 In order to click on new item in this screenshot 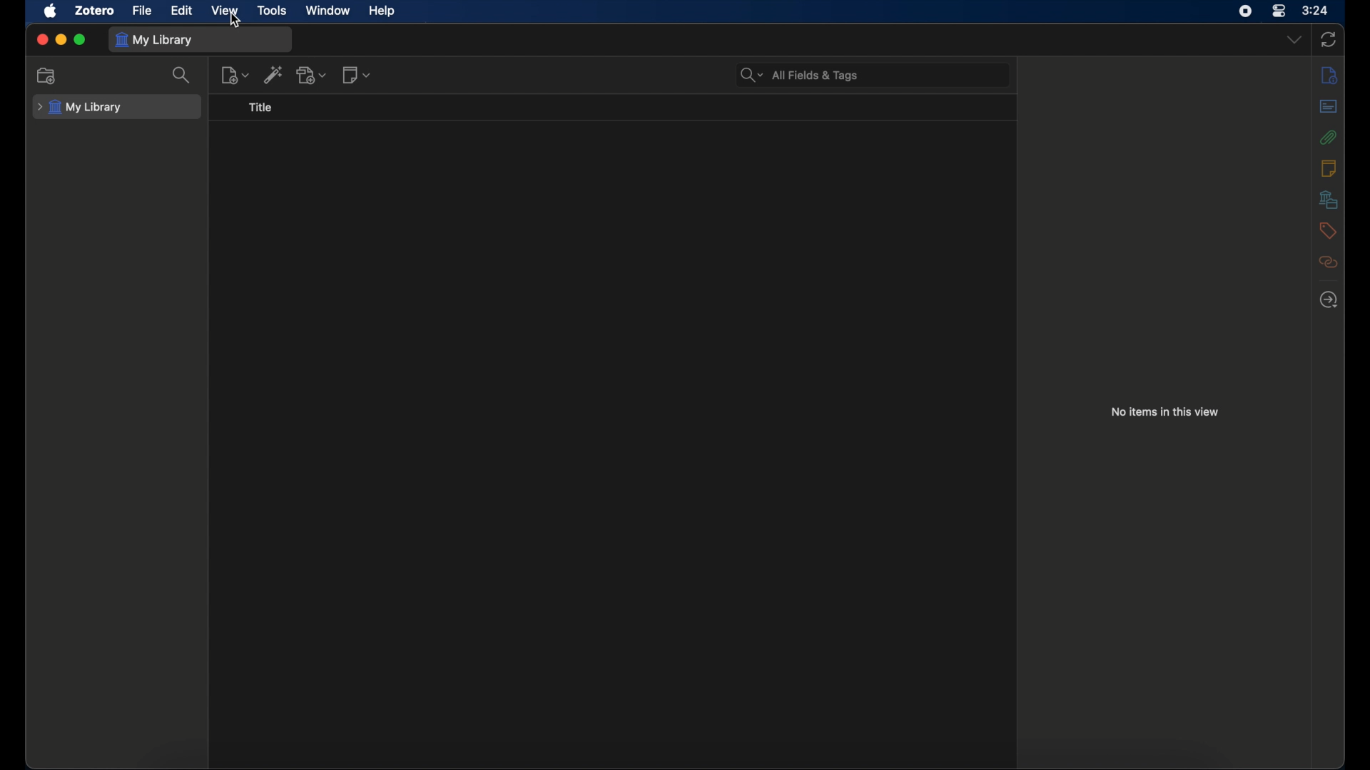, I will do `click(236, 75)`.